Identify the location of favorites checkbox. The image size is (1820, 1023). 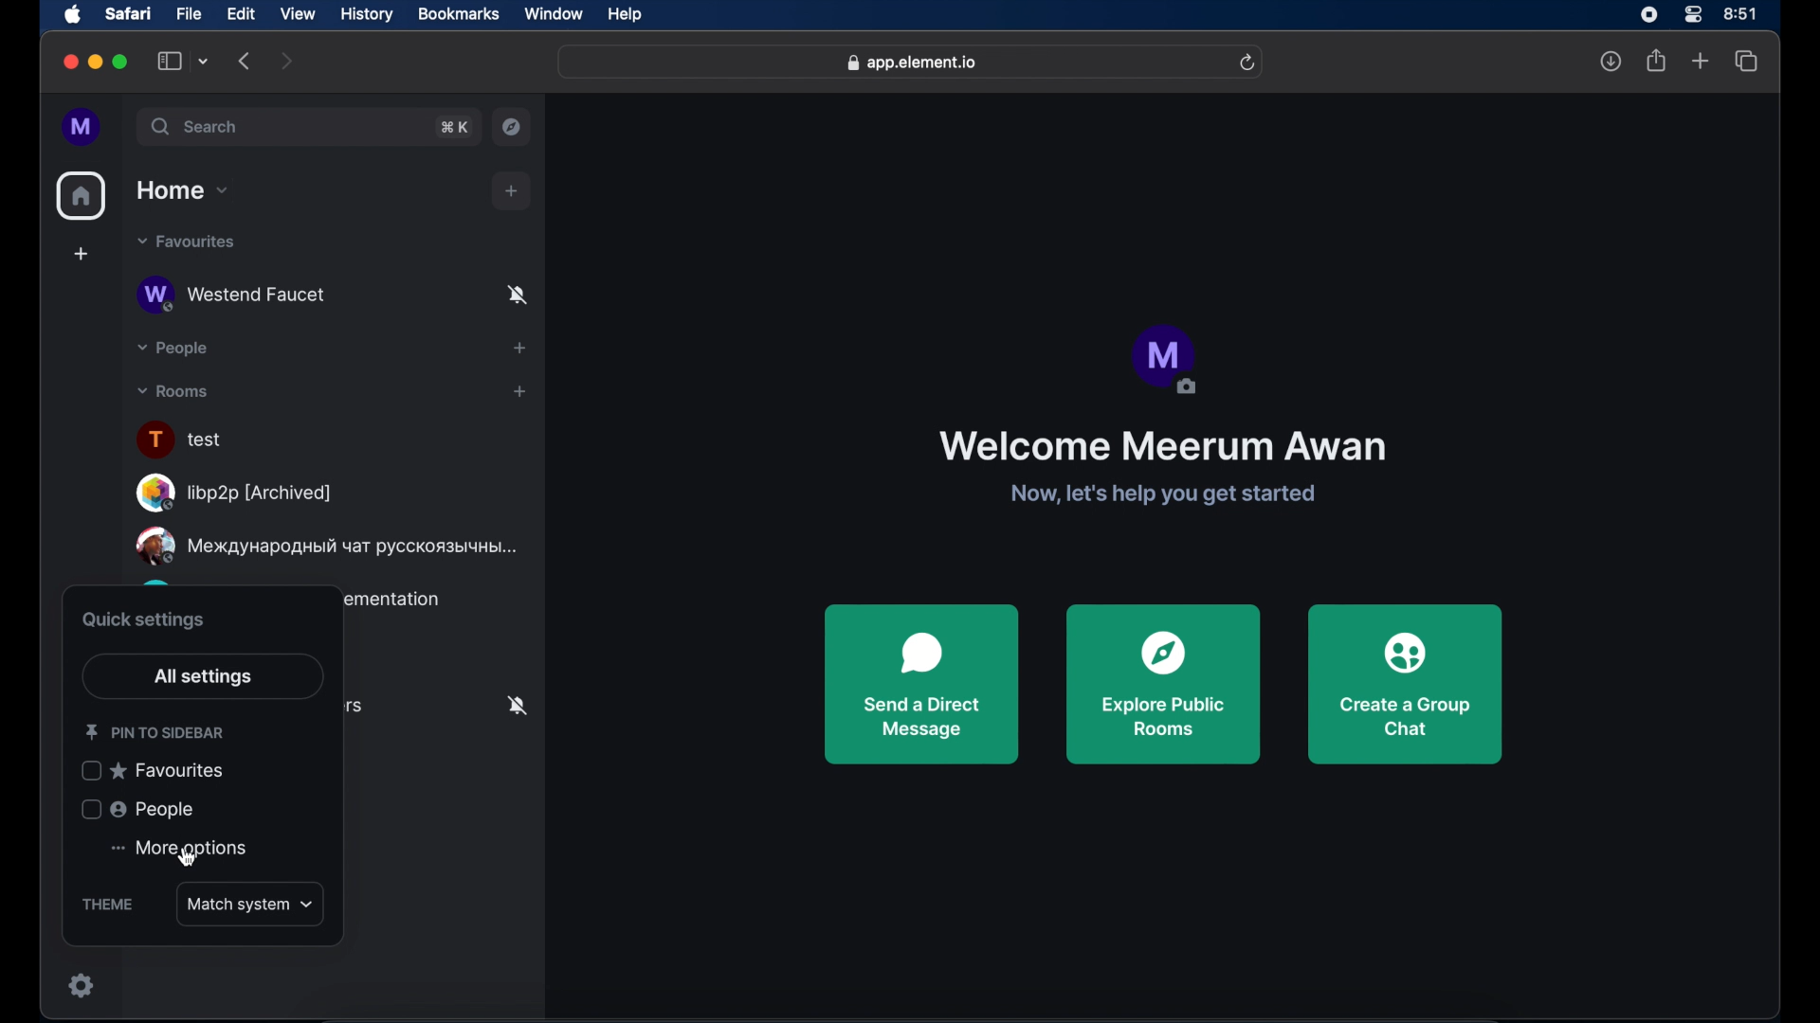
(155, 770).